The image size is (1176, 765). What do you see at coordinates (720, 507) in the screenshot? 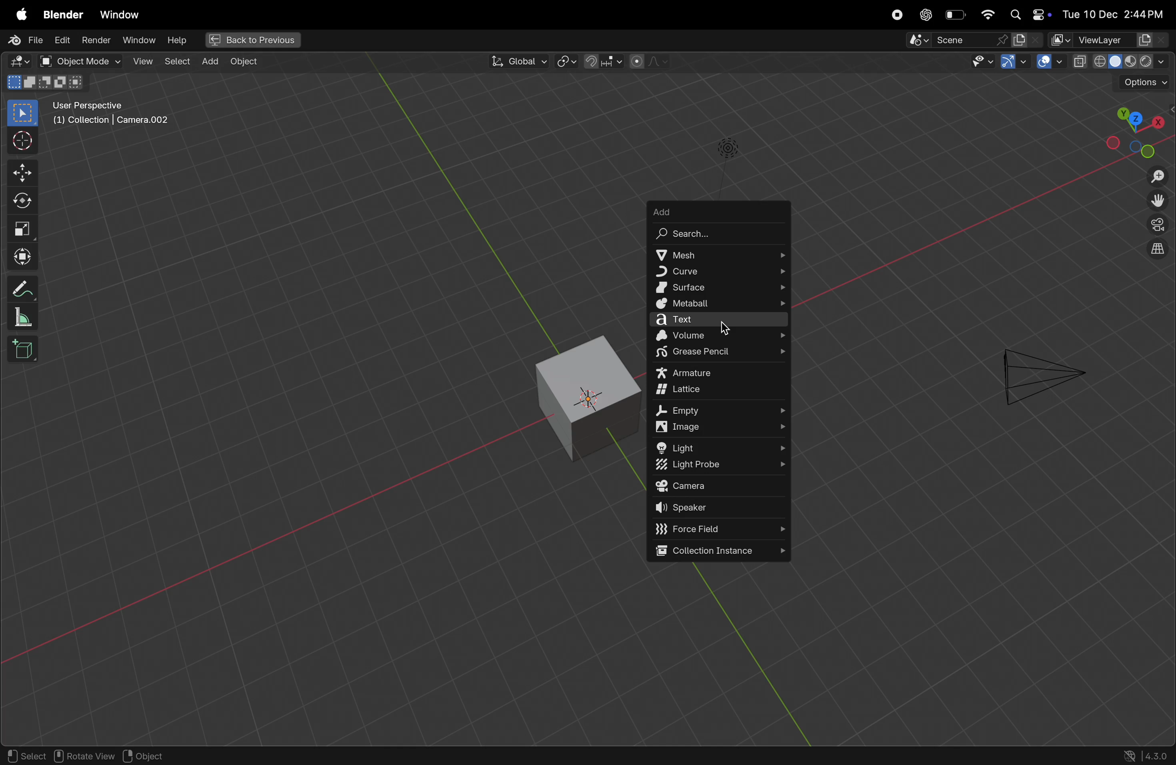
I see `speaker` at bounding box center [720, 507].